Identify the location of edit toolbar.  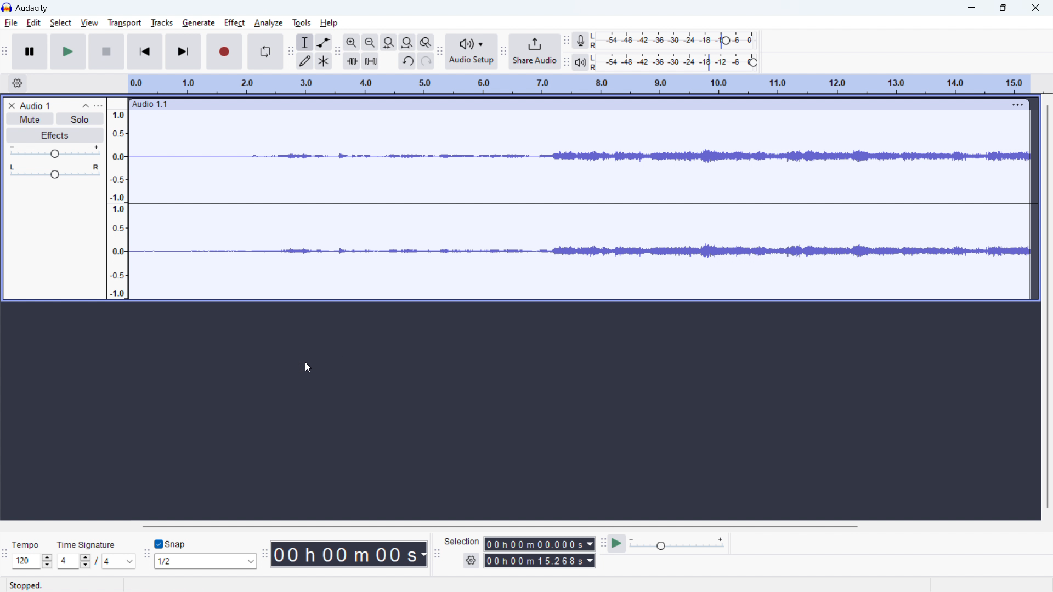
(337, 51).